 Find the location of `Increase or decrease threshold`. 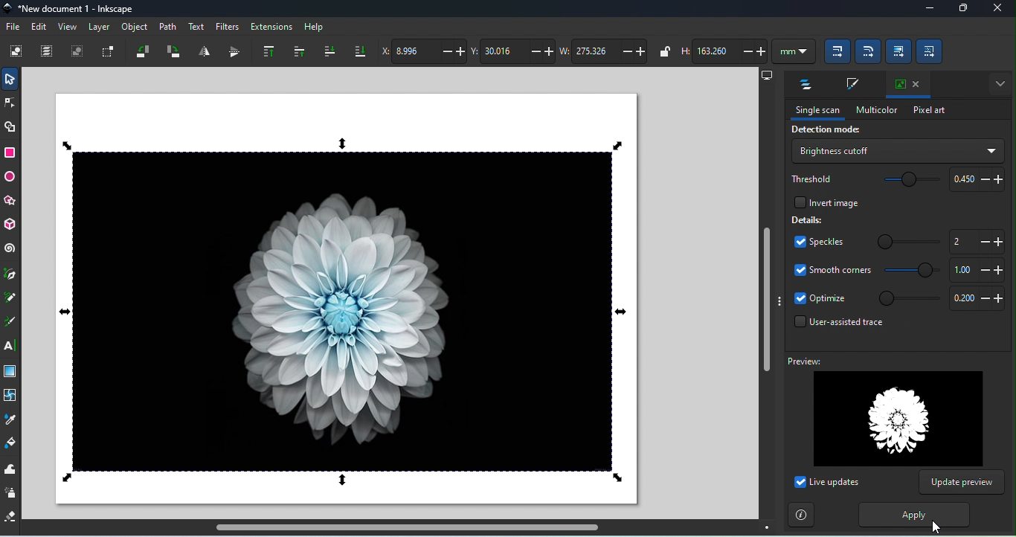

Increase or decrease threshold is located at coordinates (975, 179).